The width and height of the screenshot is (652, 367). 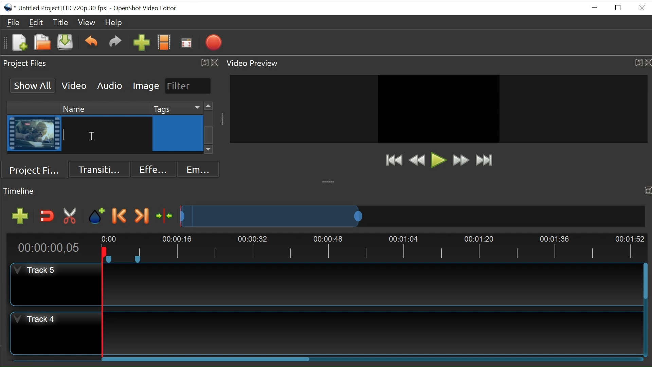 I want to click on Snap, so click(x=46, y=216).